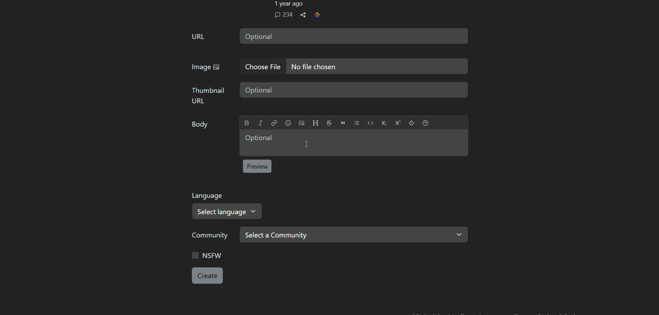 The height and width of the screenshot is (315, 659). Describe the element at coordinates (328, 123) in the screenshot. I see `Strikethrough` at that location.